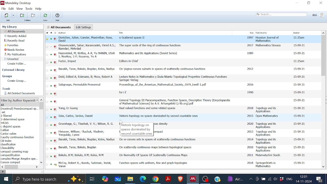 The image size is (327, 184). I want to click on Keyword, so click(8, 123).